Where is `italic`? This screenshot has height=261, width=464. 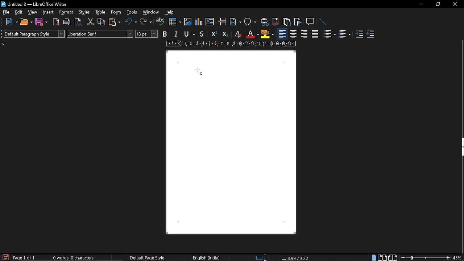 italic is located at coordinates (175, 34).